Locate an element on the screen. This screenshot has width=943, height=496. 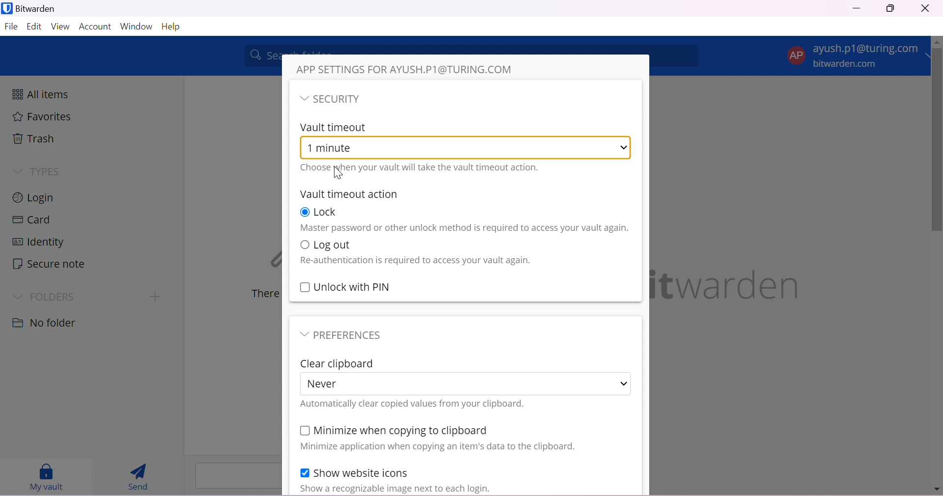
Help is located at coordinates (175, 28).